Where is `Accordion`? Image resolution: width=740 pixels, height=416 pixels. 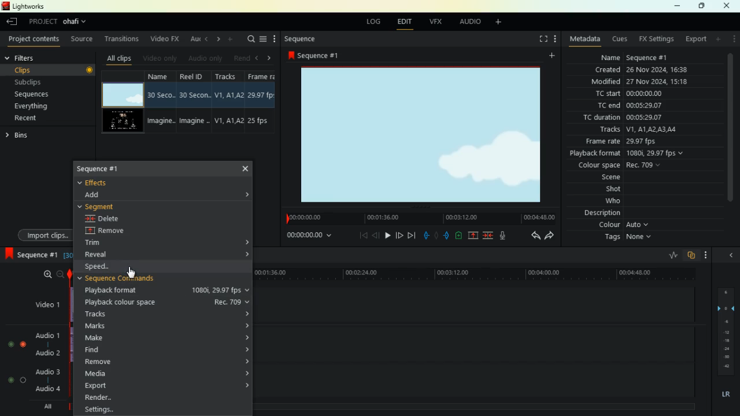 Accordion is located at coordinates (246, 195).